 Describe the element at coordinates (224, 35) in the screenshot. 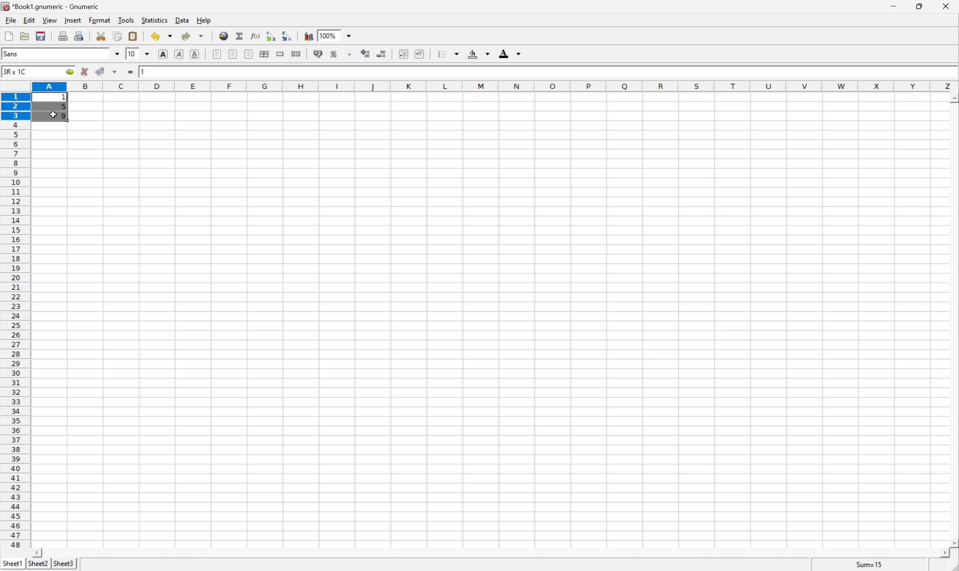

I see `insert hyperlink` at that location.